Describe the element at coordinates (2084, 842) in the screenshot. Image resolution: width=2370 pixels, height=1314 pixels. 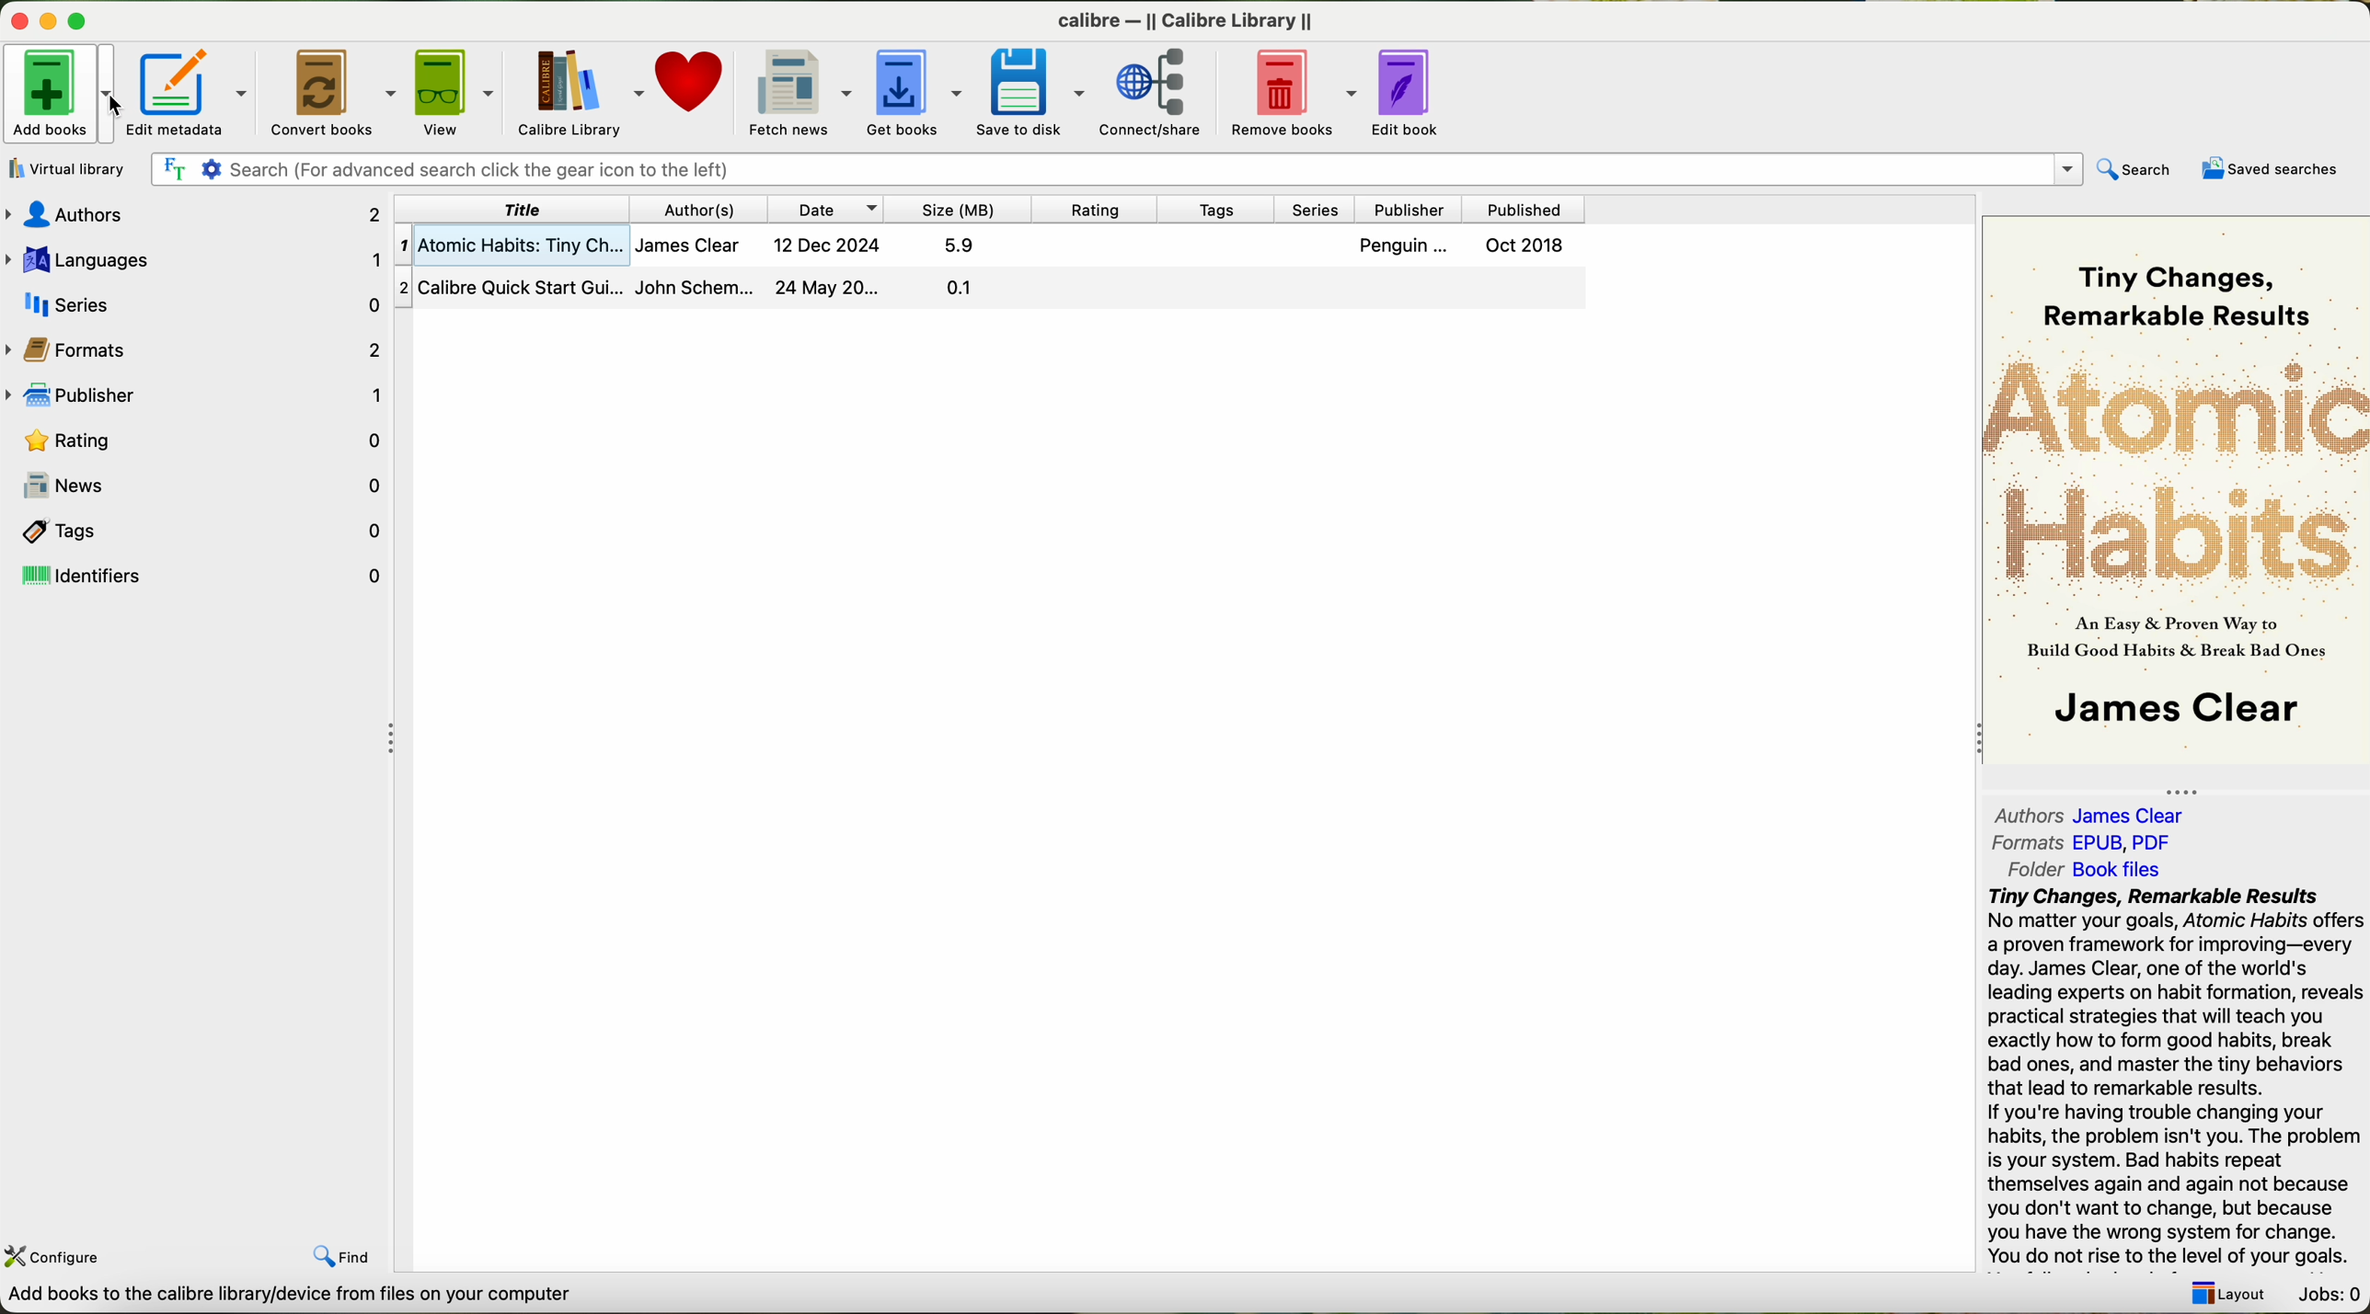
I see `formats` at that location.